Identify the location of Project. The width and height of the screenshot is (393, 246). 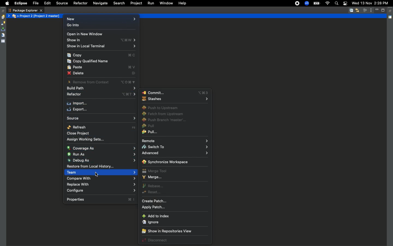
(135, 3).